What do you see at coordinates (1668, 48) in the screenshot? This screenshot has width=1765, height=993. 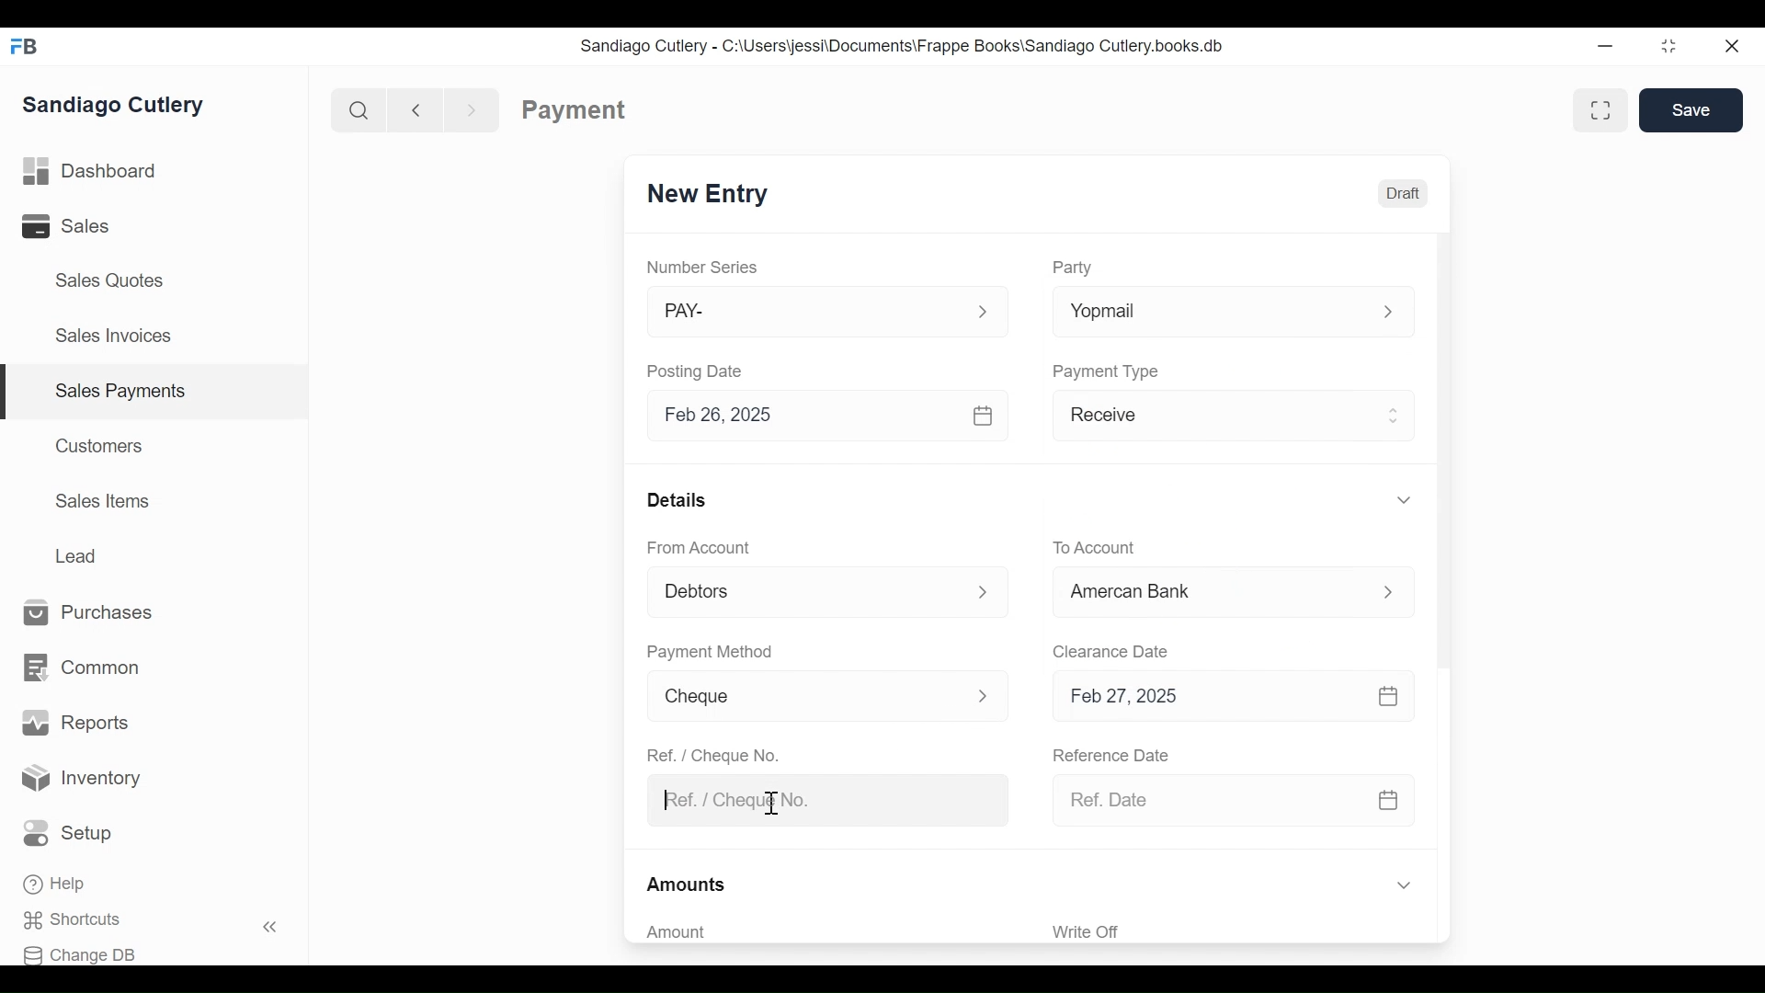 I see `Restore` at bounding box center [1668, 48].